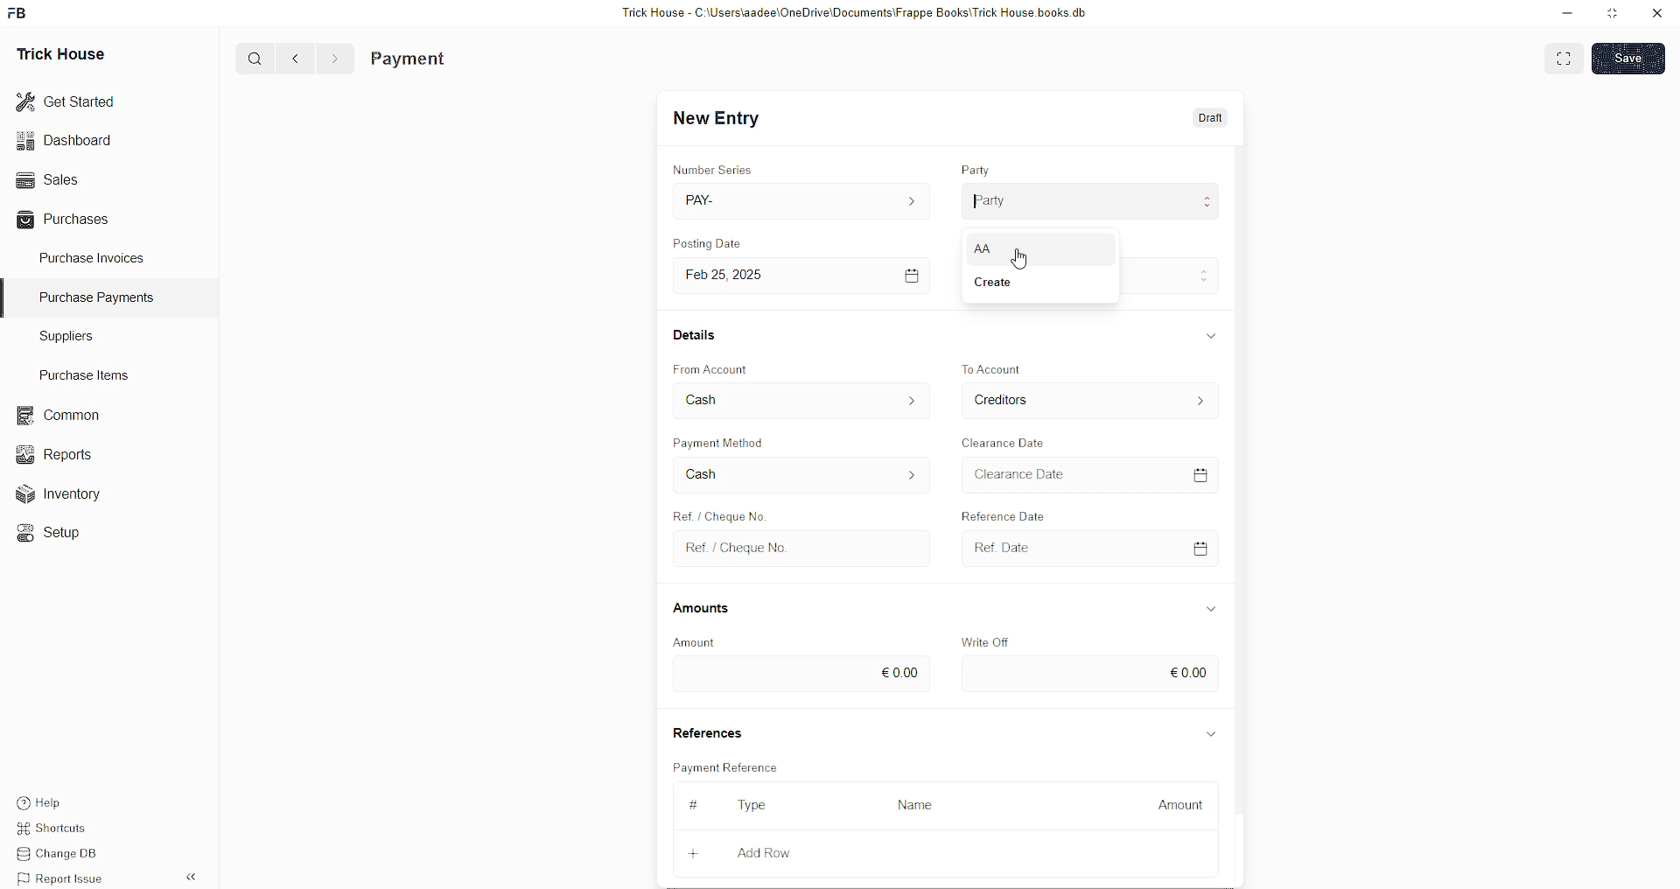  What do you see at coordinates (991, 199) in the screenshot?
I see `Party` at bounding box center [991, 199].